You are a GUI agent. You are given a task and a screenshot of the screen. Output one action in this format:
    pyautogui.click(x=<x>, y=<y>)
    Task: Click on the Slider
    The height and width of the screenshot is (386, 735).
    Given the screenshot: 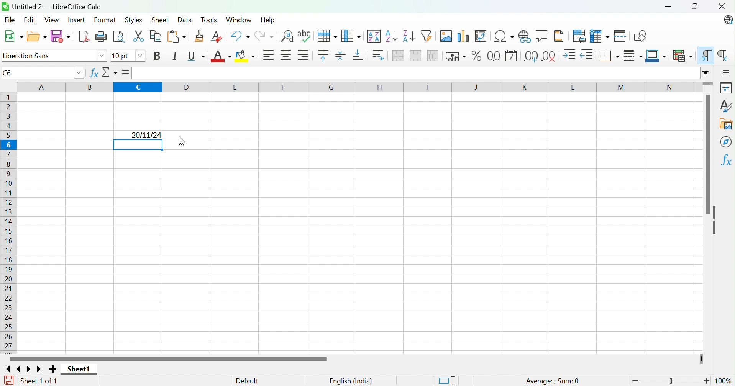 What is the action you would take?
    pyautogui.click(x=701, y=358)
    